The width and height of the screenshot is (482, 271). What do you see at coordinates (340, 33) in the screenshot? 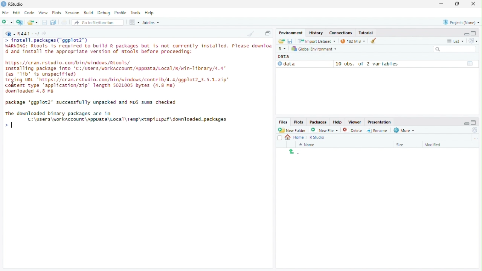
I see `Connections` at bounding box center [340, 33].